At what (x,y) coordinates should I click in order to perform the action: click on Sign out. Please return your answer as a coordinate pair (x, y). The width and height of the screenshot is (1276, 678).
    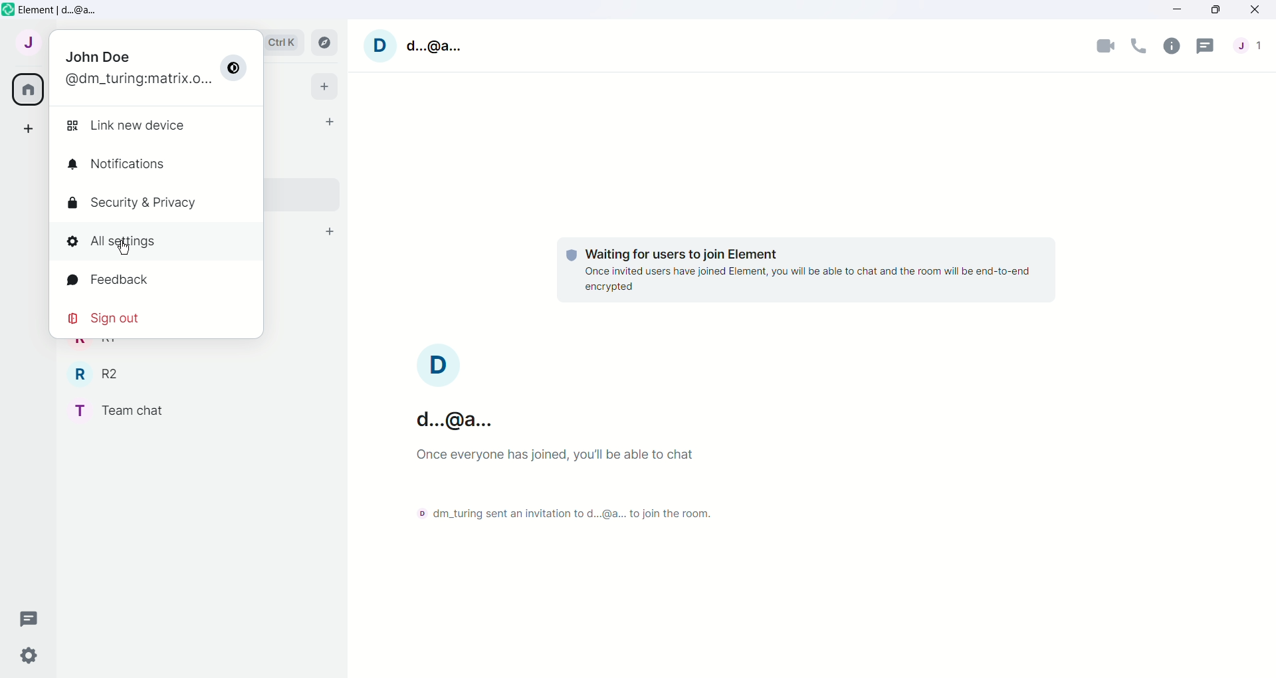
    Looking at the image, I should click on (157, 318).